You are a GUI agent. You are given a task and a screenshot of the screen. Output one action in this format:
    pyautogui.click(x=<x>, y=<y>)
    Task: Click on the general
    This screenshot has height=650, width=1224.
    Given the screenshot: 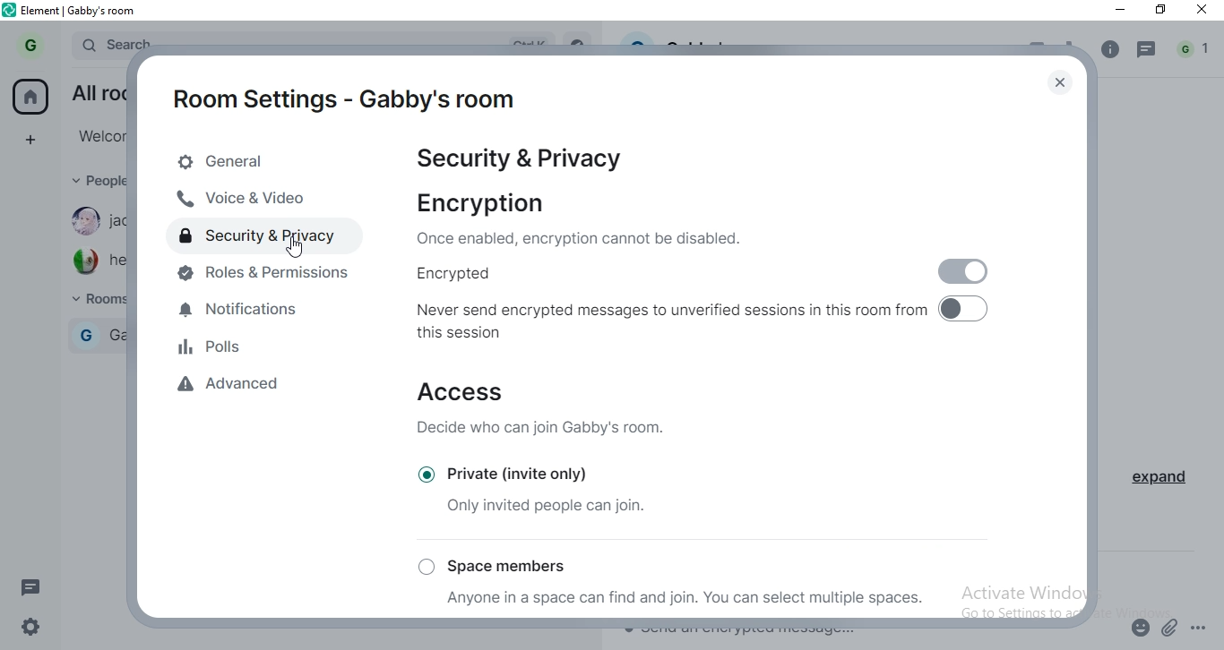 What is the action you would take?
    pyautogui.click(x=267, y=163)
    